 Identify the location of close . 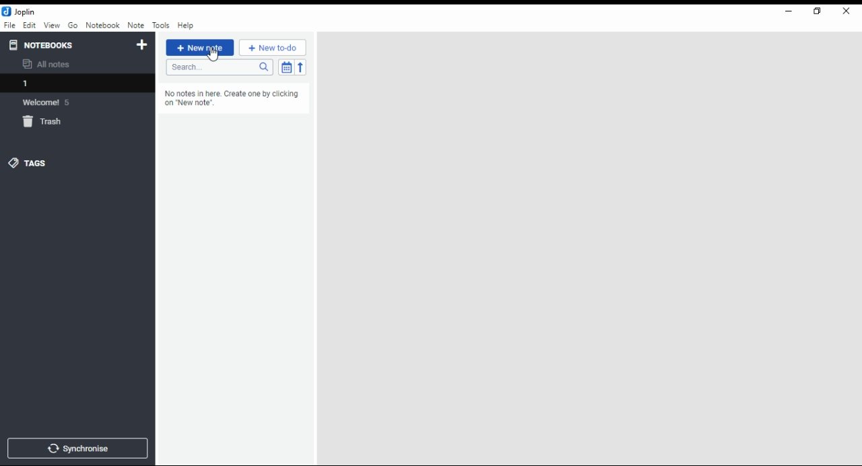
(846, 11).